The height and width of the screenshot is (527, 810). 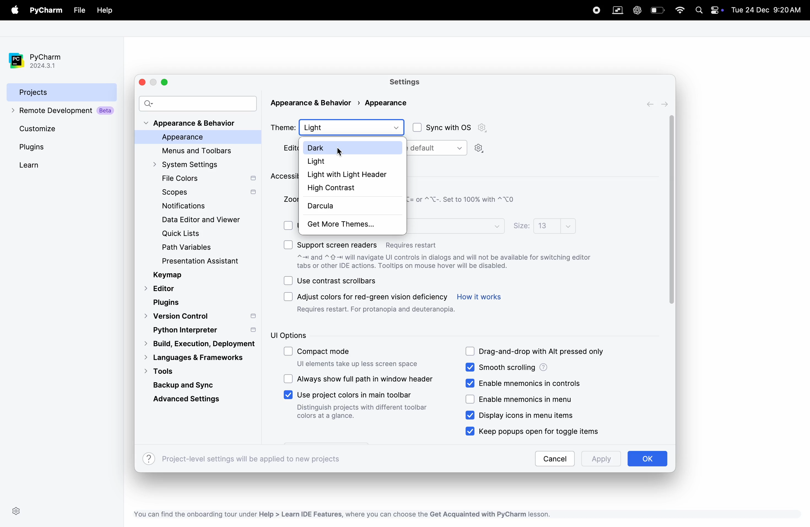 What do you see at coordinates (46, 147) in the screenshot?
I see `plugins` at bounding box center [46, 147].